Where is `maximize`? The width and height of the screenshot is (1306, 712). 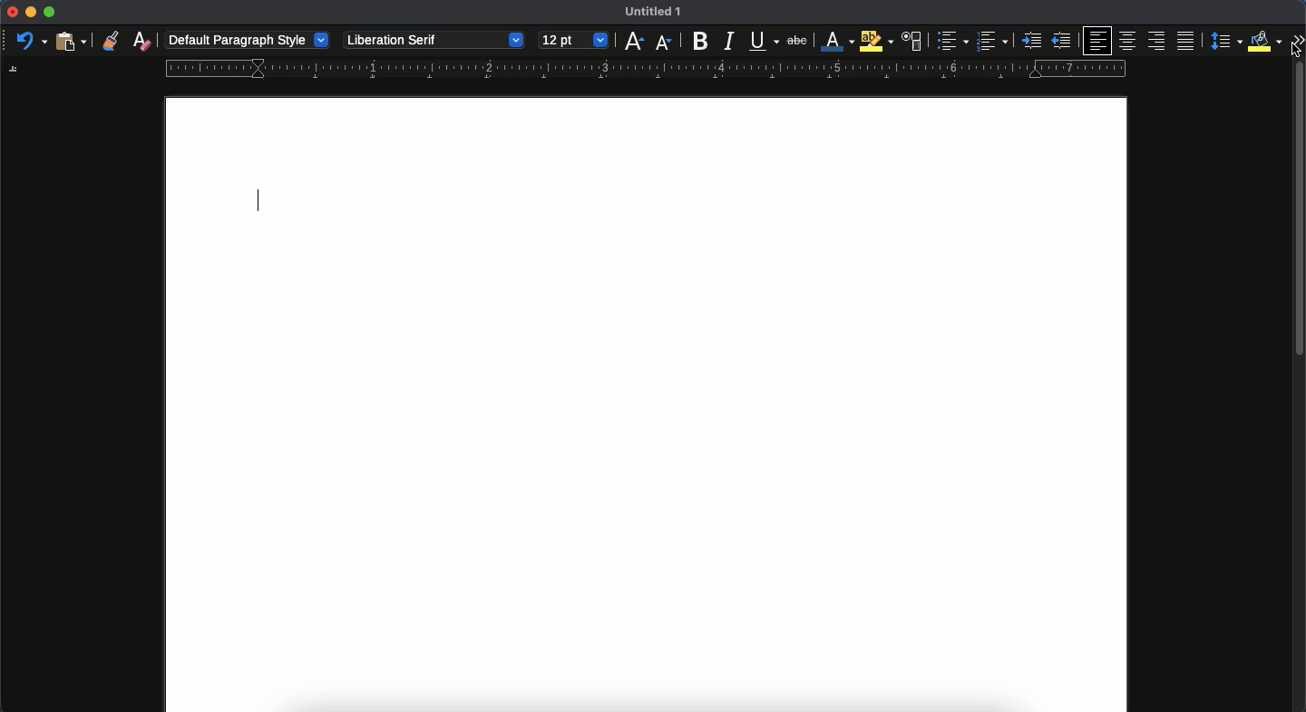 maximize is located at coordinates (51, 11).